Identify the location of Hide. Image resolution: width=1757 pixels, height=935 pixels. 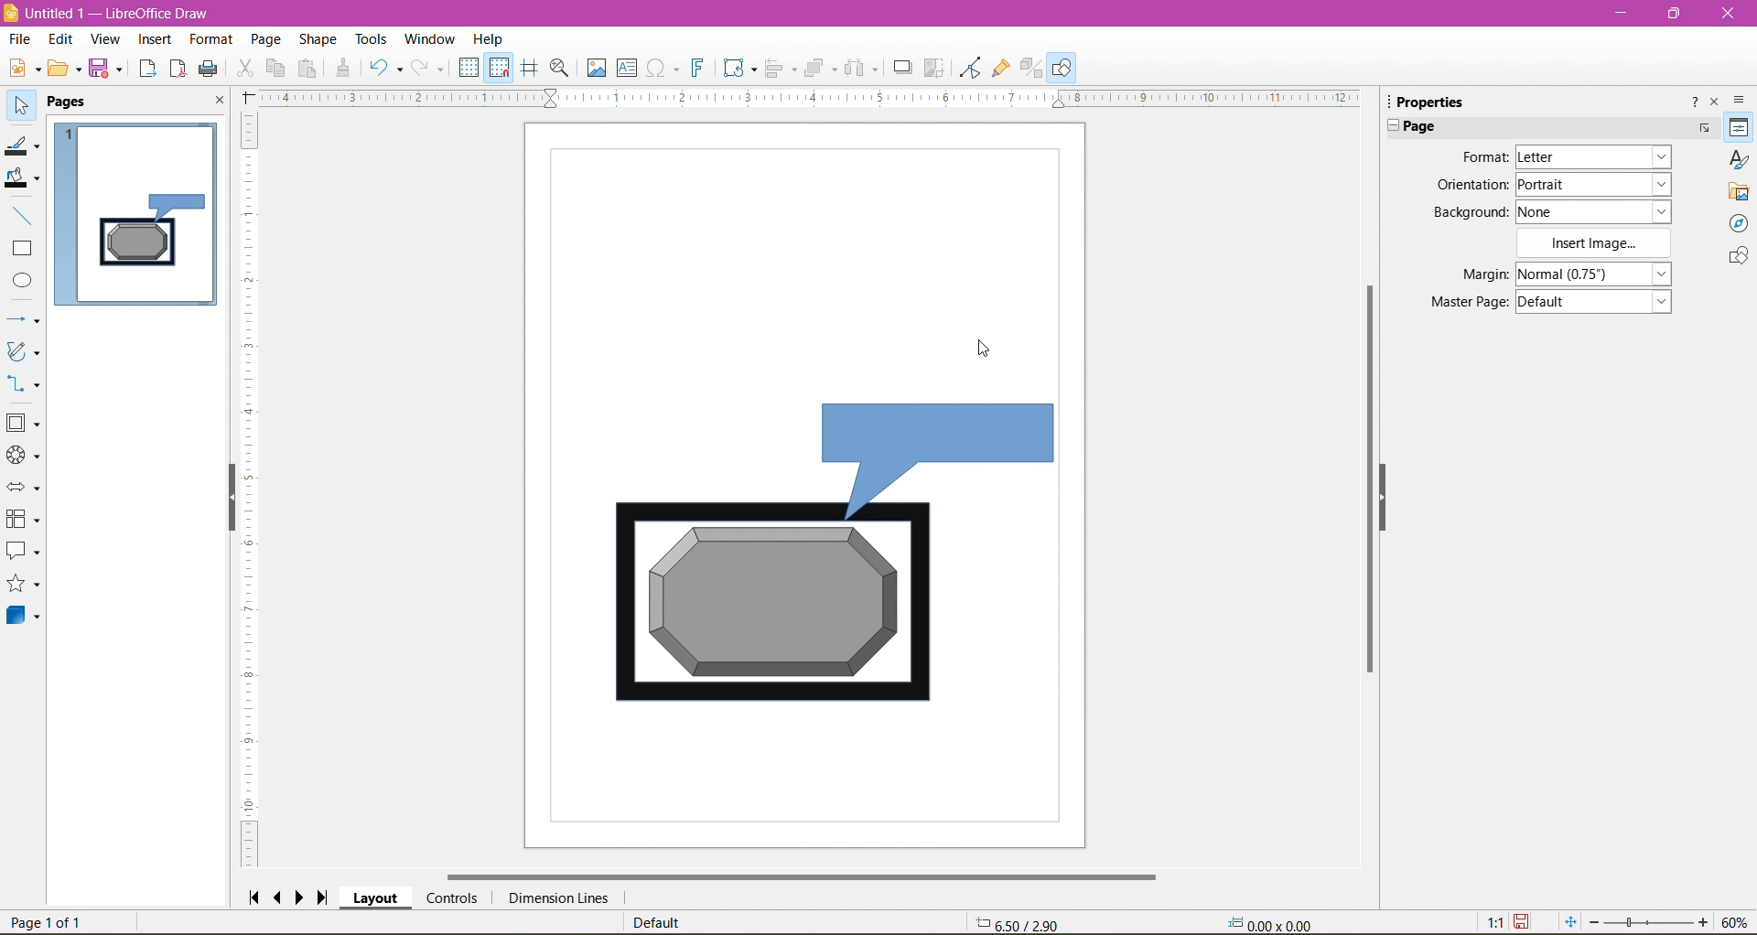
(225, 501).